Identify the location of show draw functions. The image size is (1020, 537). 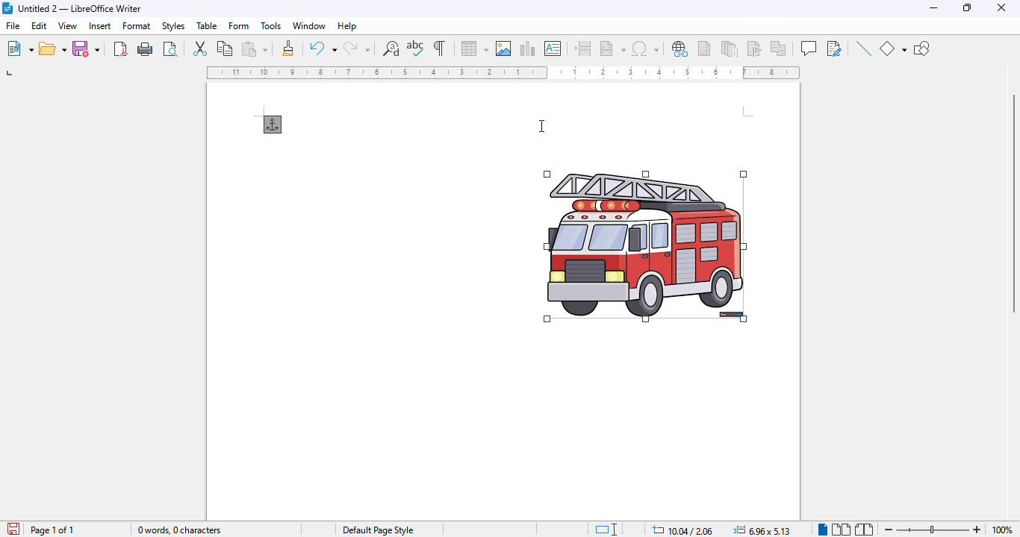
(922, 49).